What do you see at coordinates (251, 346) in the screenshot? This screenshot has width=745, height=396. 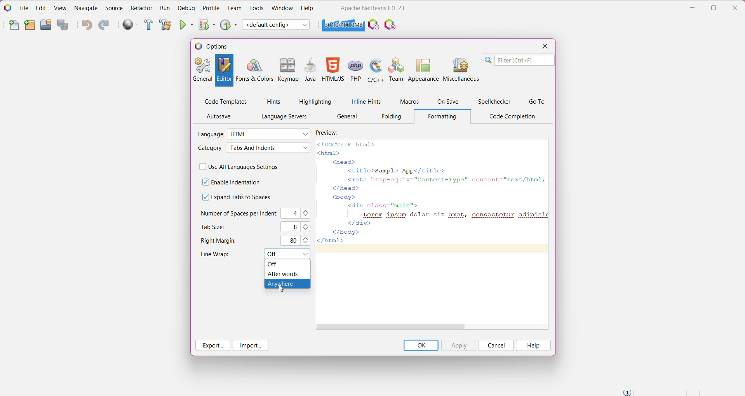 I see `Import` at bounding box center [251, 346].